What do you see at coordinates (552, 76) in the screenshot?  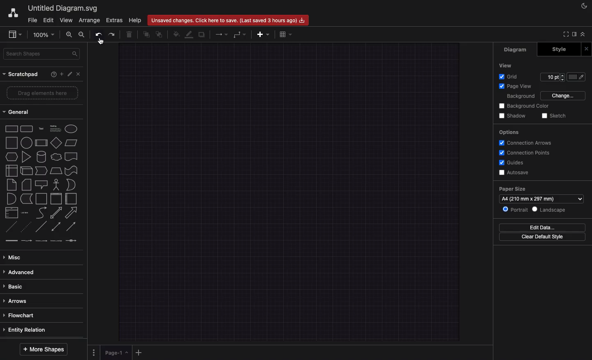 I see `Size` at bounding box center [552, 76].